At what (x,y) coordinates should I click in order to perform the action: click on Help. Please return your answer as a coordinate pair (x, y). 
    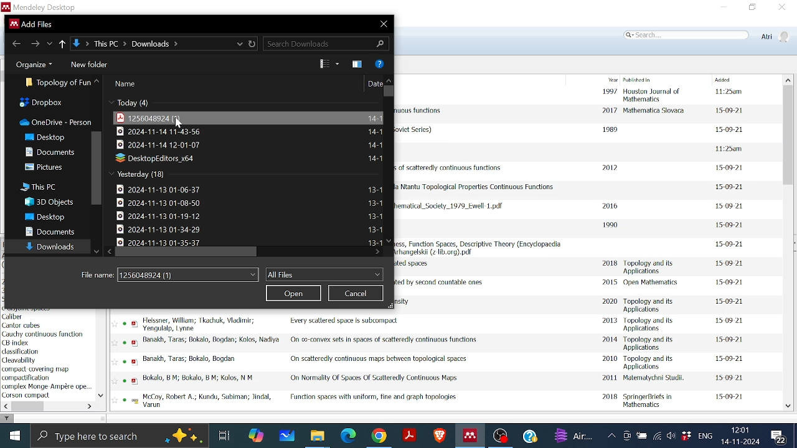
    Looking at the image, I should click on (532, 436).